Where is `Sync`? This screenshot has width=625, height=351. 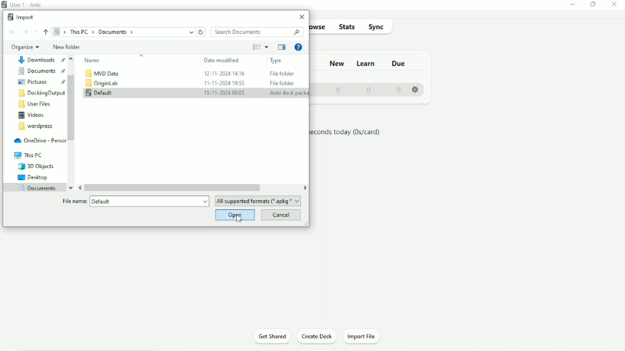 Sync is located at coordinates (379, 27).